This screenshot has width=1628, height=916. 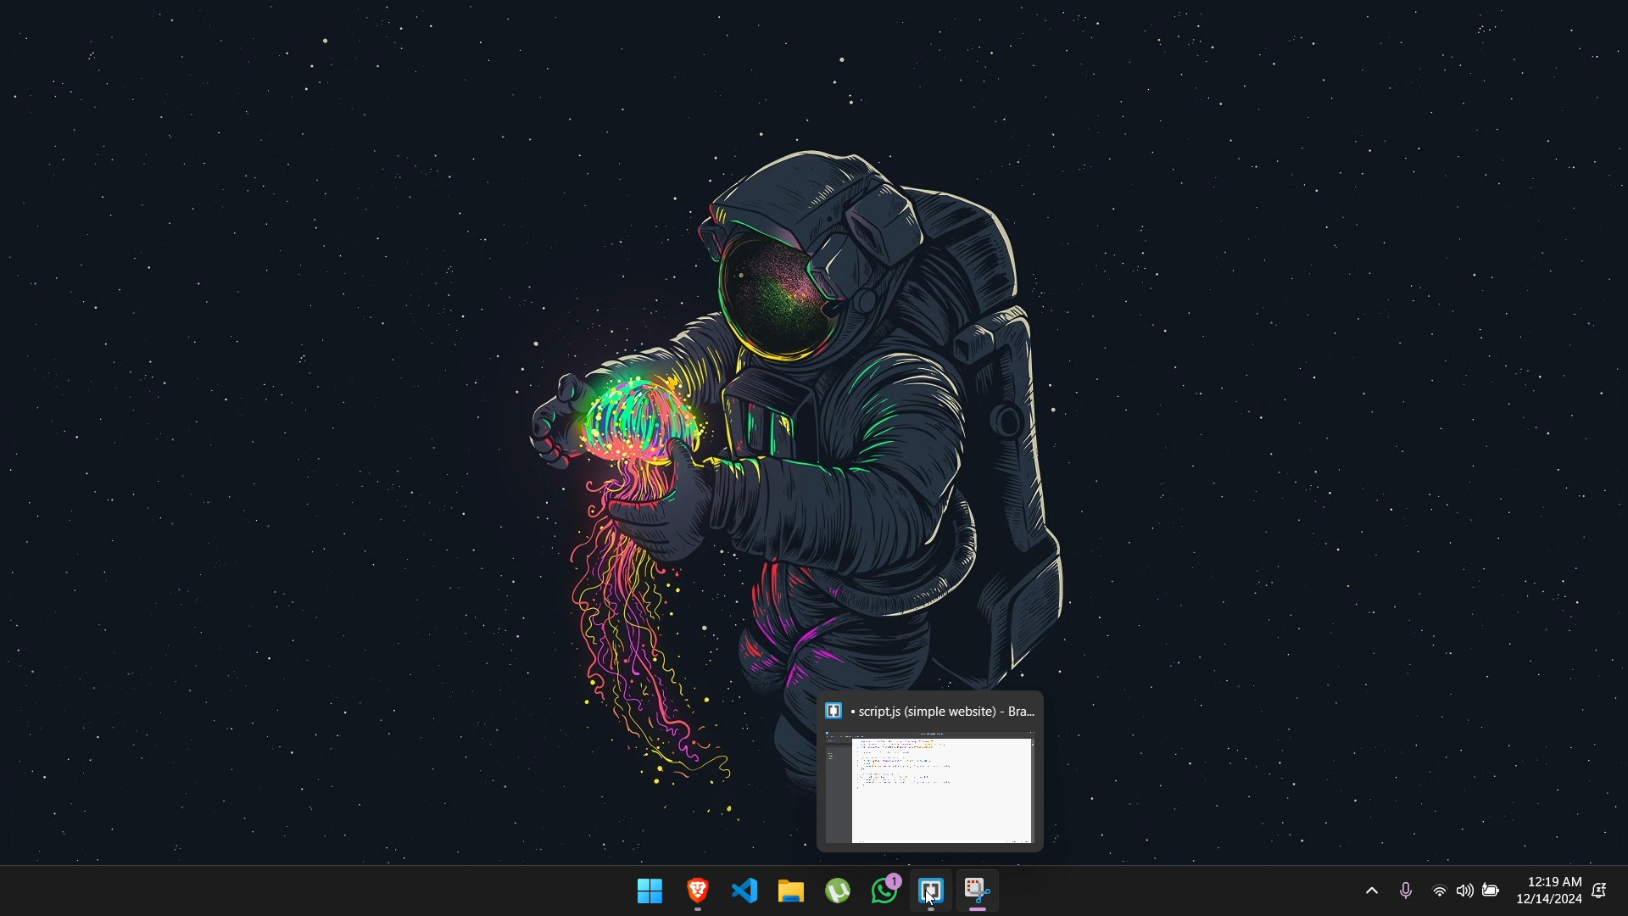 What do you see at coordinates (698, 892) in the screenshot?
I see `brave` at bounding box center [698, 892].